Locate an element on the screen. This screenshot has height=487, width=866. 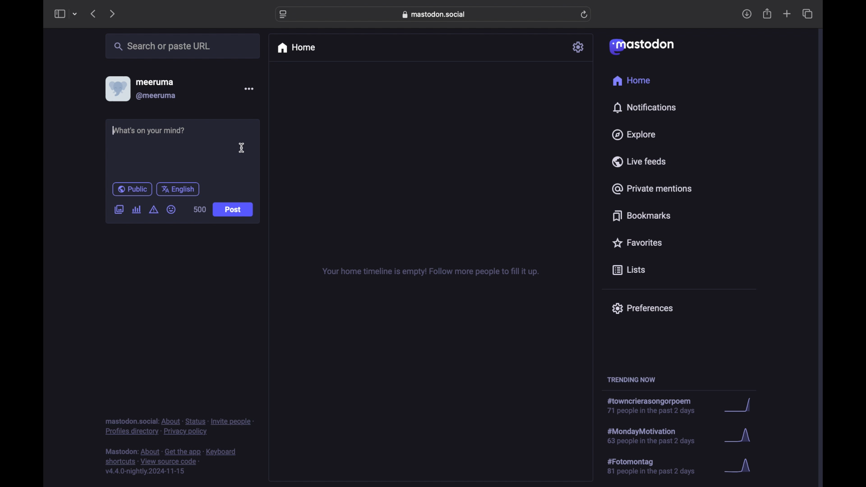
downloads is located at coordinates (746, 14).